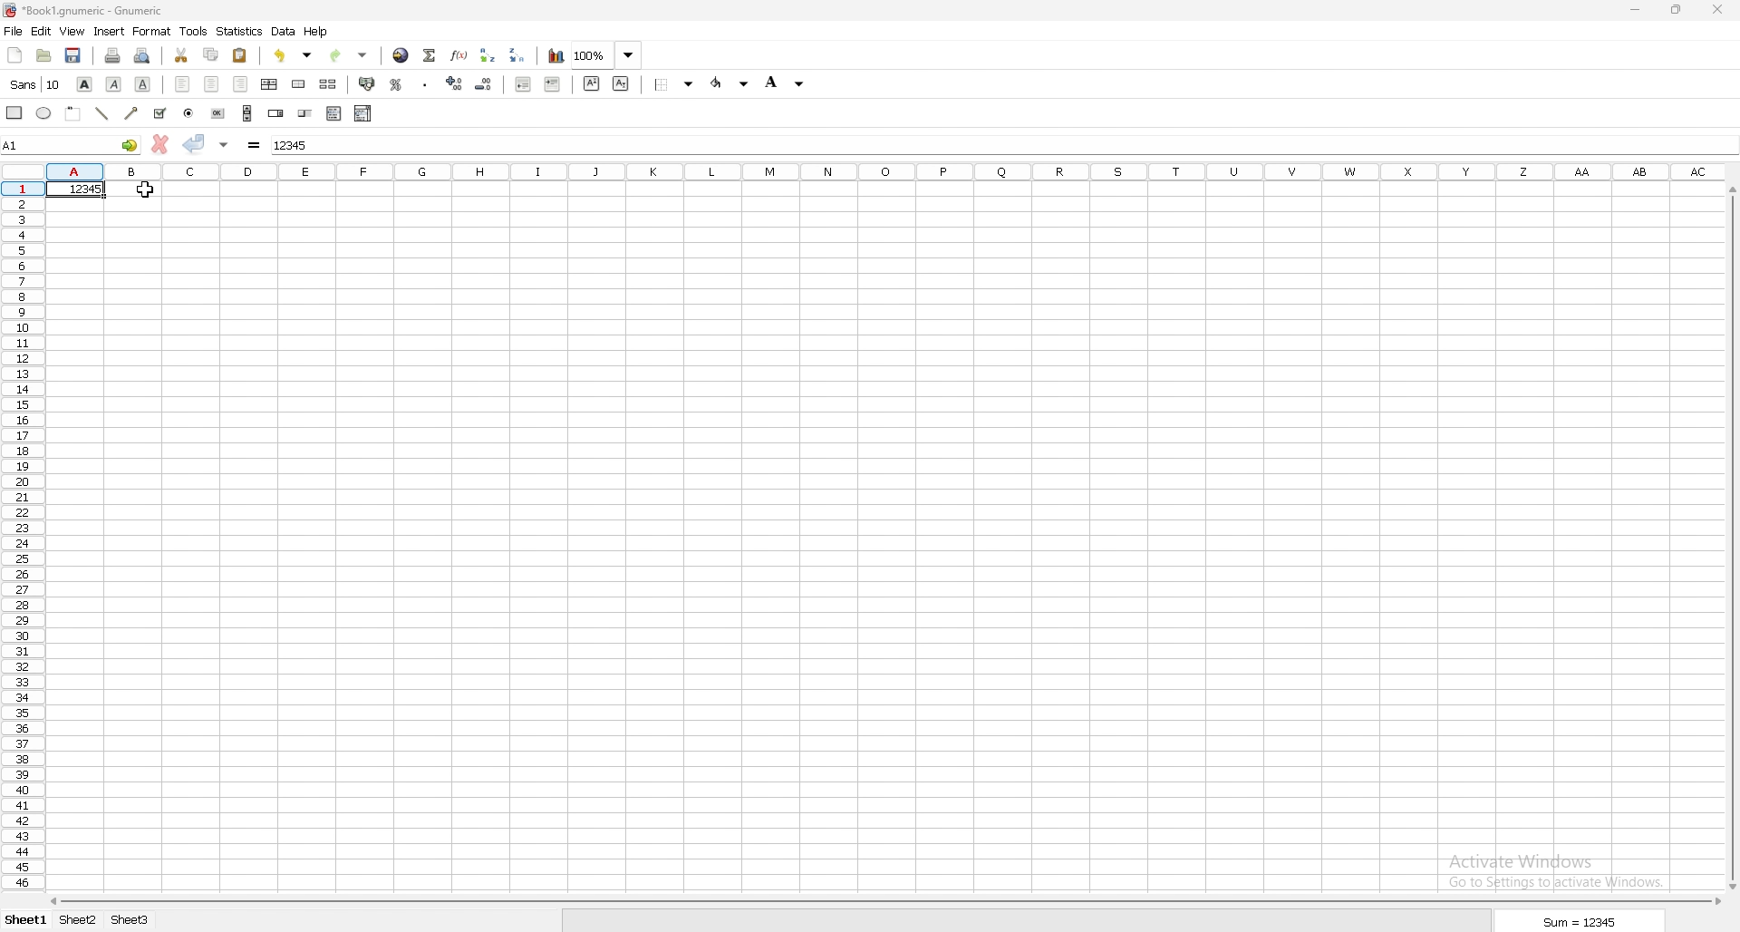 The width and height of the screenshot is (1740, 932). I want to click on bold, so click(84, 83).